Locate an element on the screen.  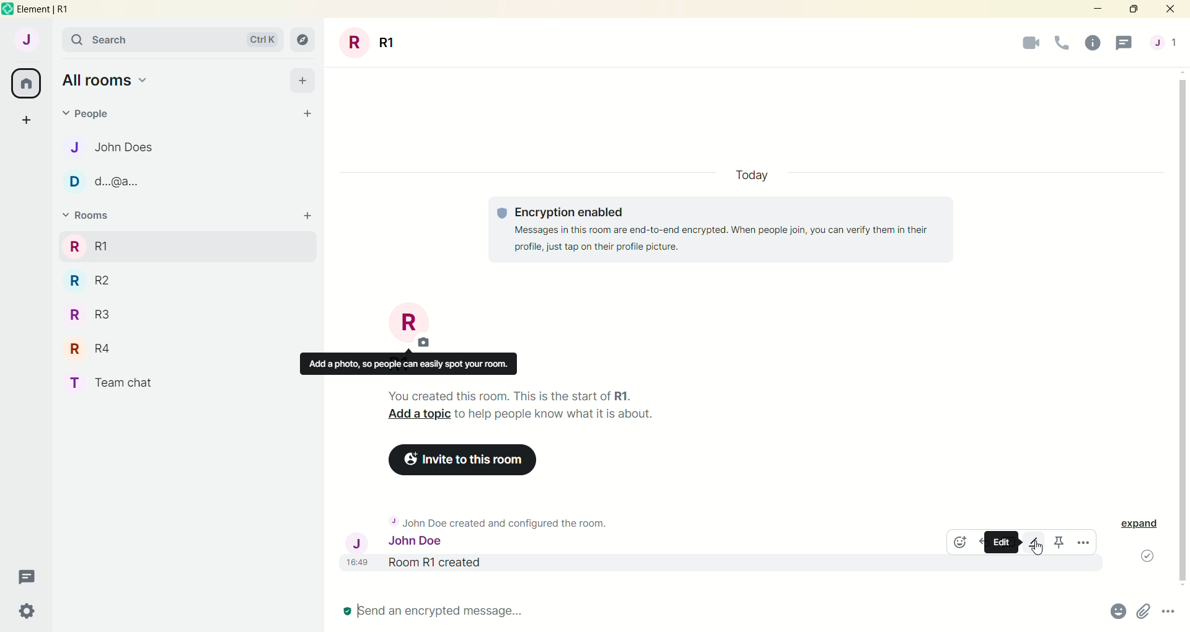
minimize is located at coordinates (1096, 10).